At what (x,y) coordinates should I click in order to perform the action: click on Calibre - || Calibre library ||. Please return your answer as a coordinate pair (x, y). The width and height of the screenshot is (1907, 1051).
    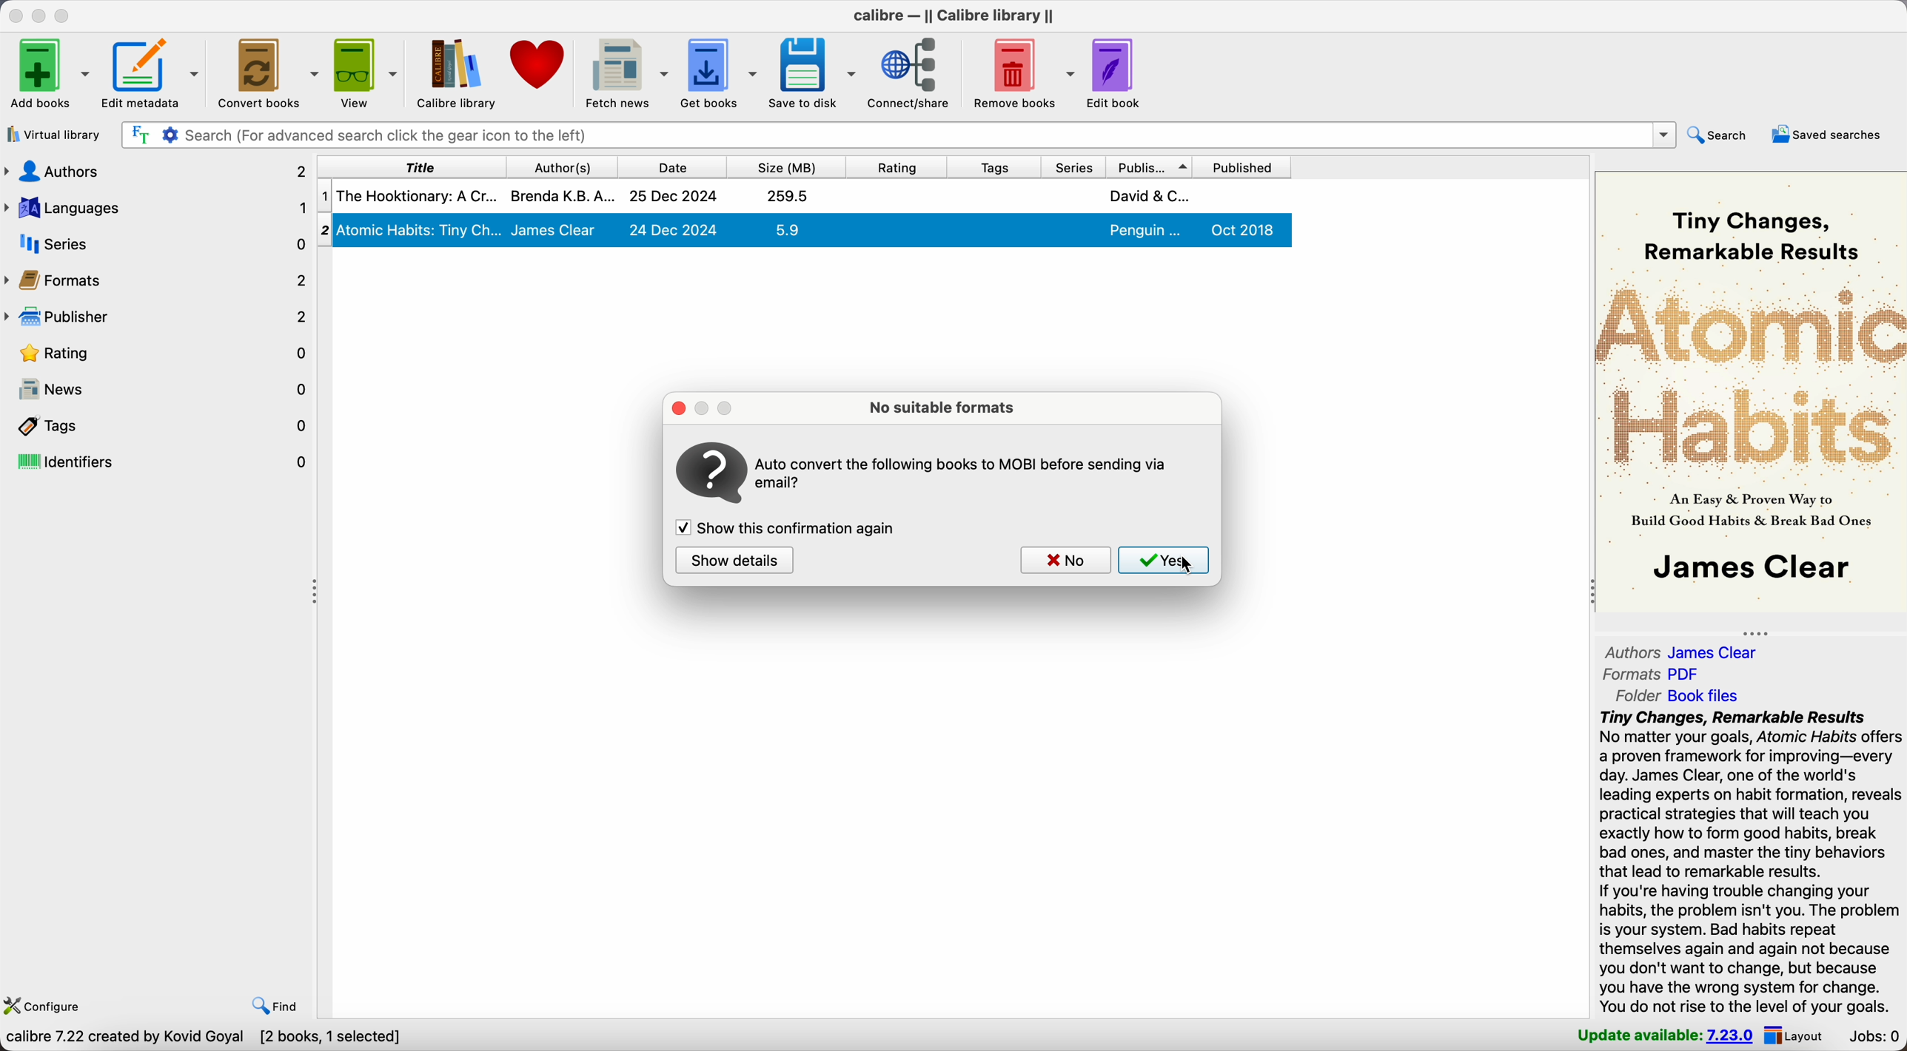
    Looking at the image, I should click on (953, 15).